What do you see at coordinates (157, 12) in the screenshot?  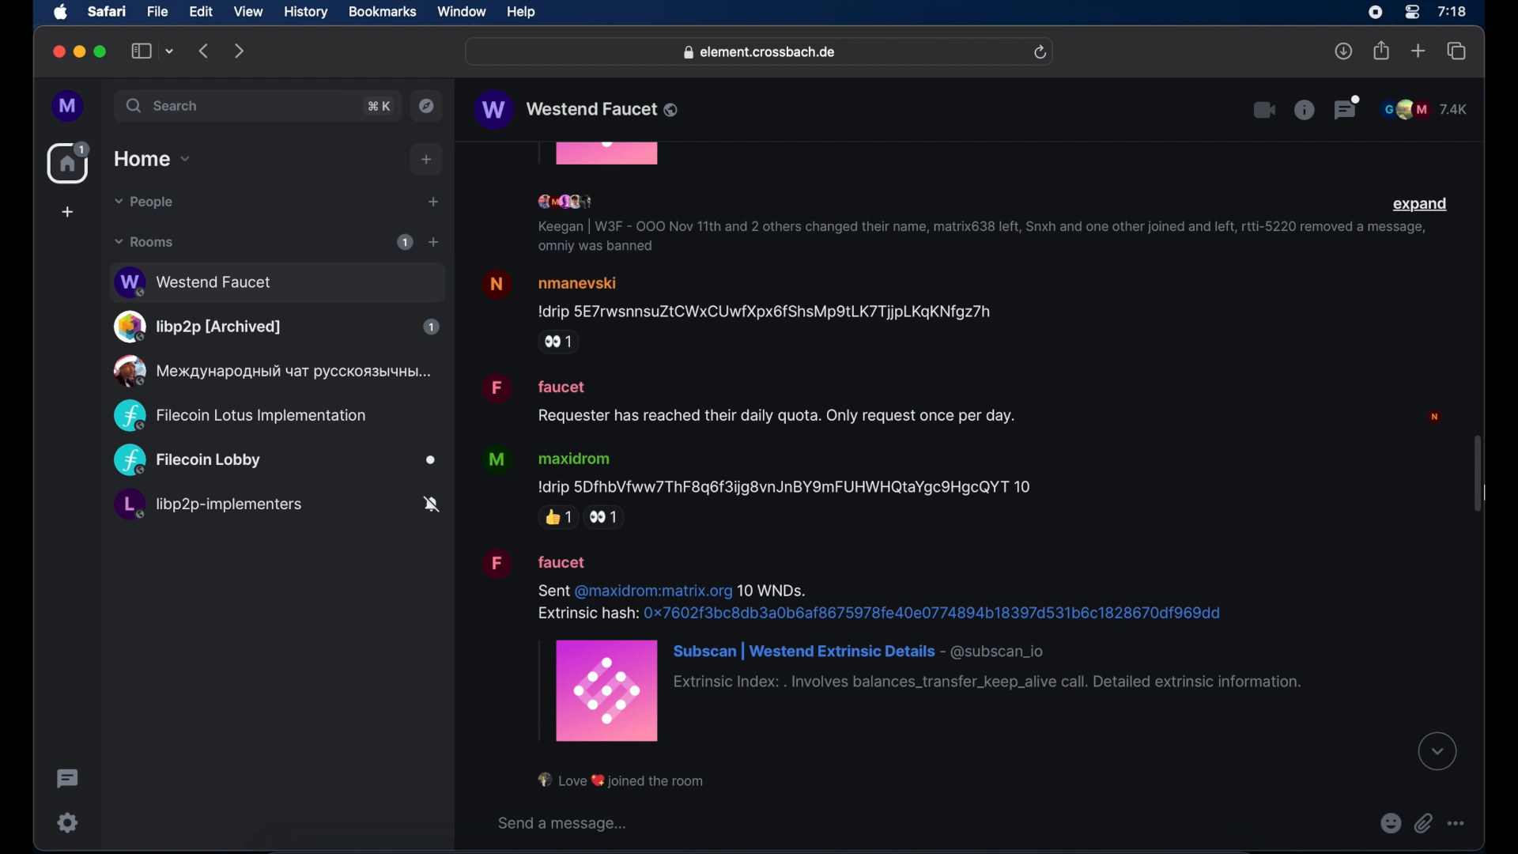 I see `file` at bounding box center [157, 12].